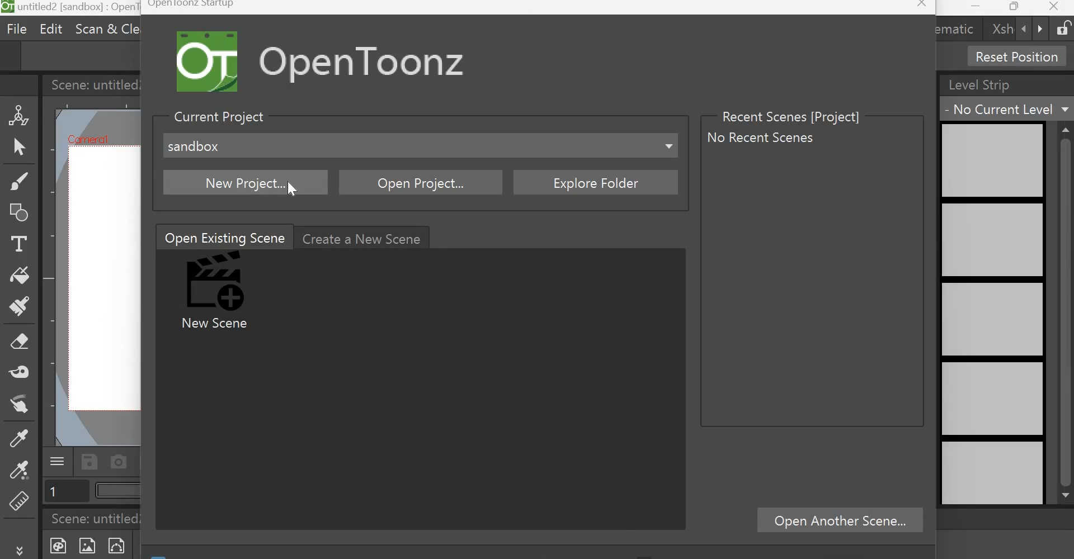  Describe the element at coordinates (17, 442) in the screenshot. I see `Style Picker tool` at that location.